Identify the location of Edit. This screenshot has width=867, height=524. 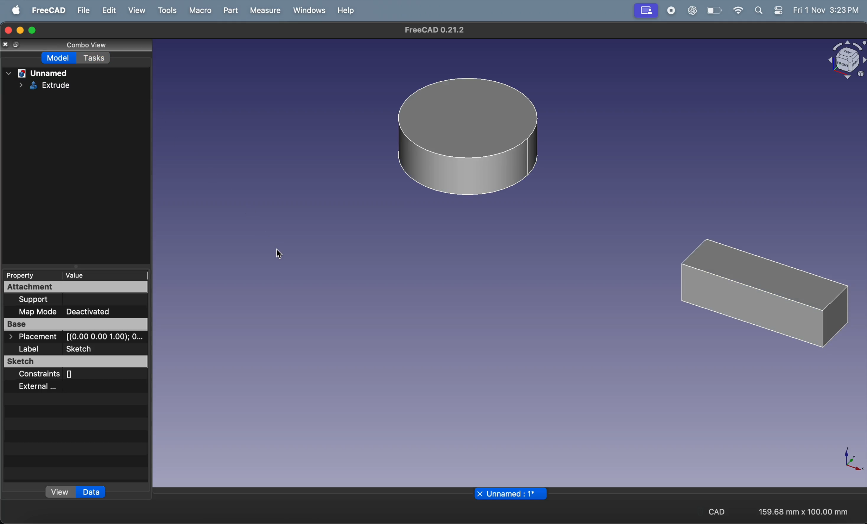
(109, 10).